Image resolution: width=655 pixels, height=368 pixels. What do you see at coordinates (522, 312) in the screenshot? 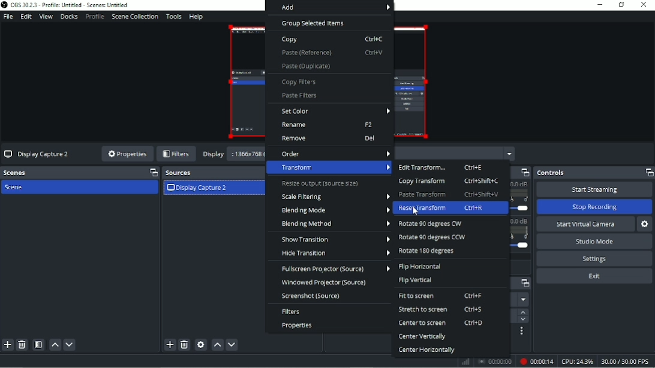
I see `Up arrow` at bounding box center [522, 312].